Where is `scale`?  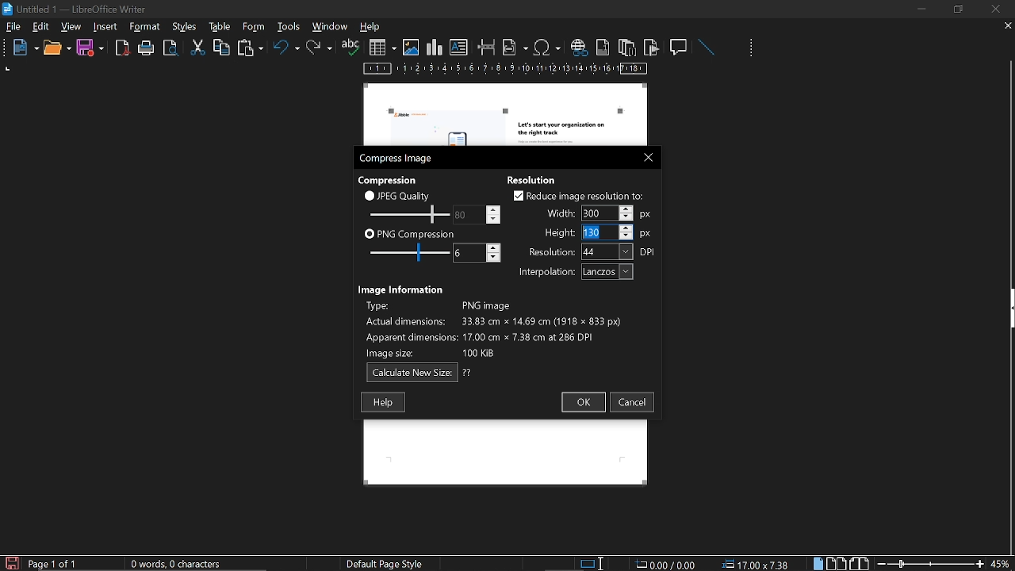 scale is located at coordinates (506, 70).